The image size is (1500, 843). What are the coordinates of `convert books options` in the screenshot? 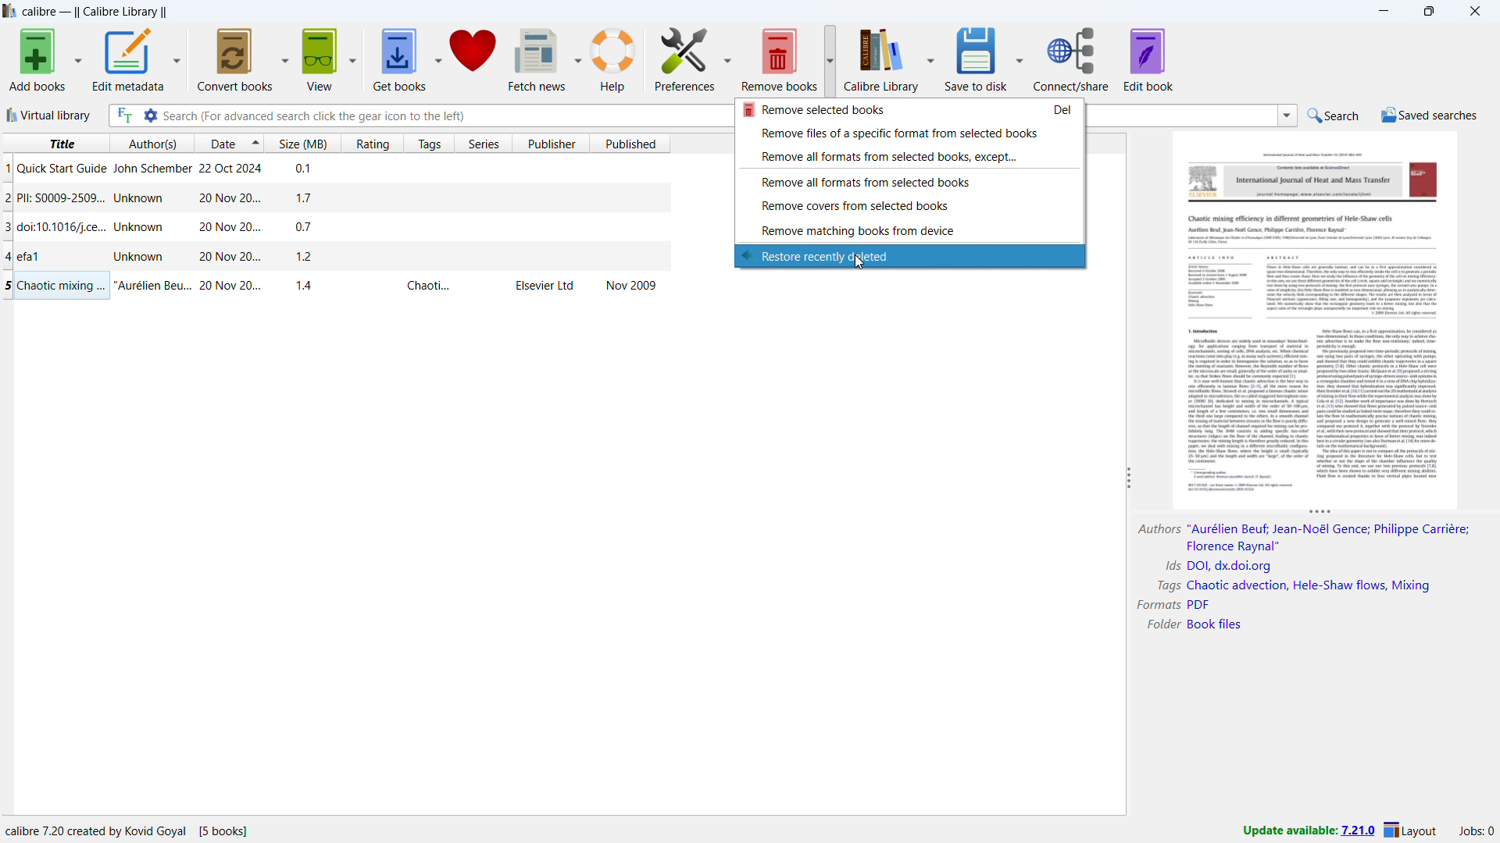 It's located at (284, 59).